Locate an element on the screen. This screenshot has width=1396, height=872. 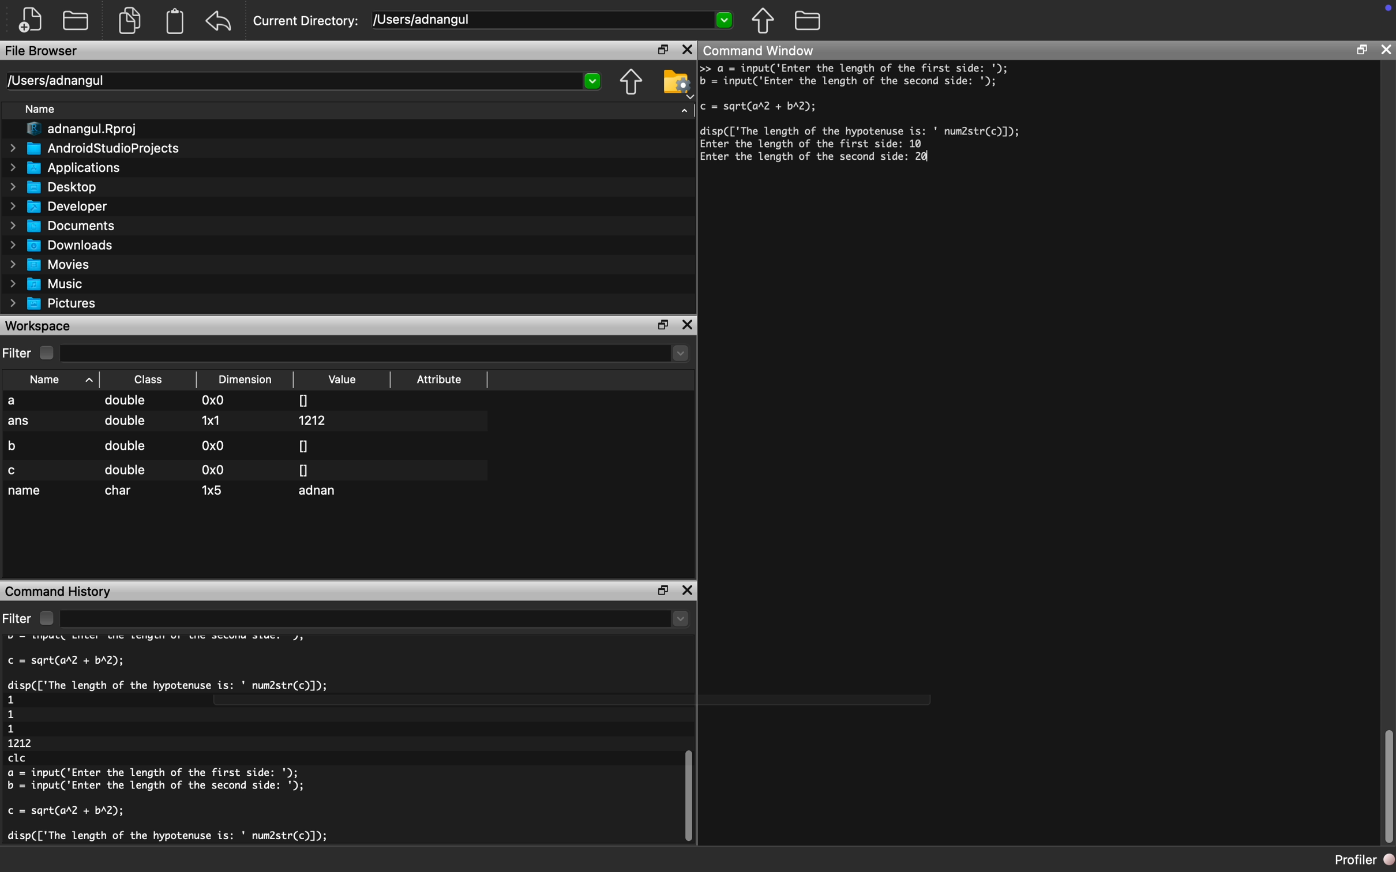
c = sqrt(arl + bA2);

disp(['The length of the hypotenuse is: ' num2str(c)]);
clc

a = input('Enter the length of the first side: ');

b = input('Enter the length of the second side: ');

c = sqrt(ar2 + bA2);

disp(['The length of the hypotenuse is: ' num2str(c)]);
1

1

1

1212

clc is located at coordinates (193, 743).